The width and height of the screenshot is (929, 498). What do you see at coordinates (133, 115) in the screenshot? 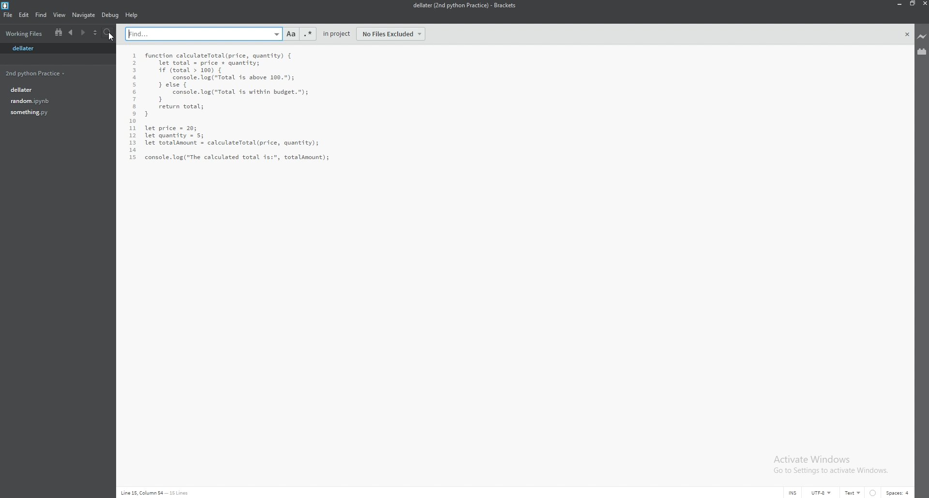
I see `9` at bounding box center [133, 115].